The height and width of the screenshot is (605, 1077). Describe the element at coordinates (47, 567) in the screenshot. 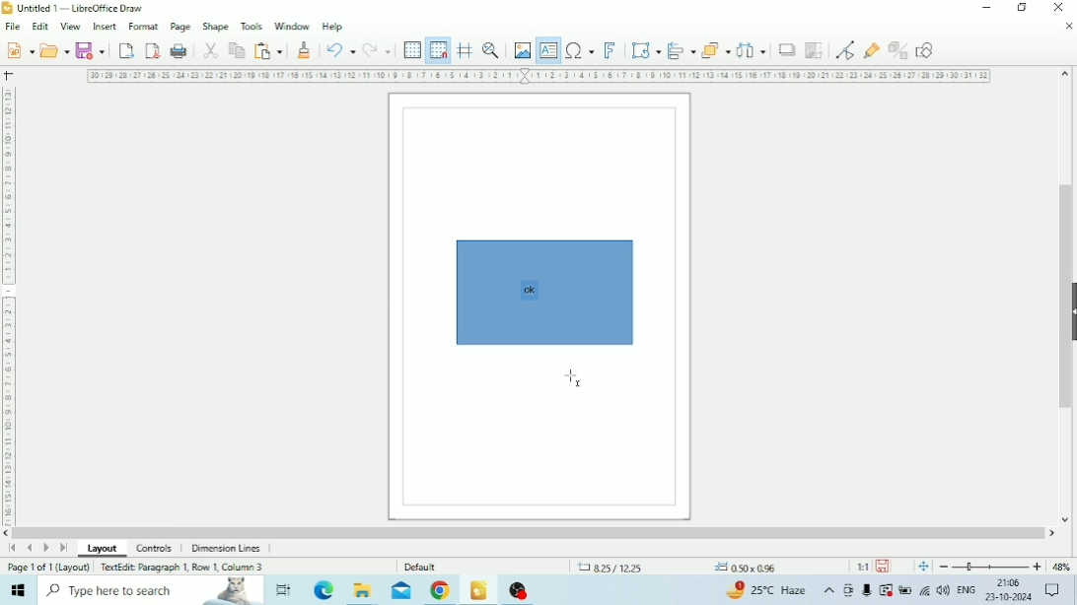

I see `Page 1 of 1 (Layout)` at that location.